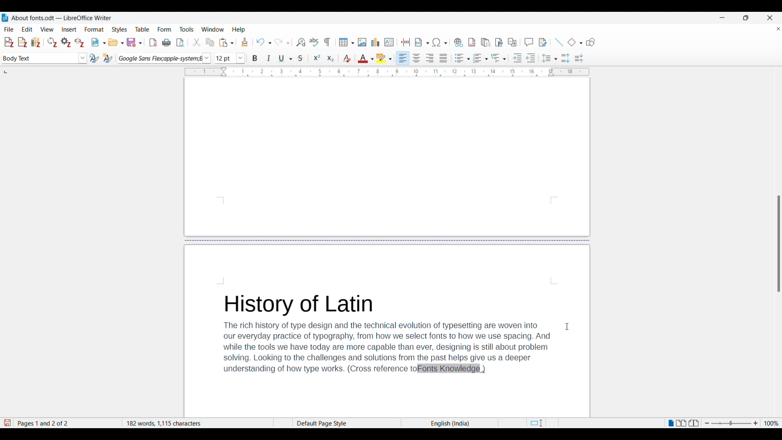 This screenshot has height=440, width=782. What do you see at coordinates (53, 42) in the screenshot?
I see `Refresh` at bounding box center [53, 42].